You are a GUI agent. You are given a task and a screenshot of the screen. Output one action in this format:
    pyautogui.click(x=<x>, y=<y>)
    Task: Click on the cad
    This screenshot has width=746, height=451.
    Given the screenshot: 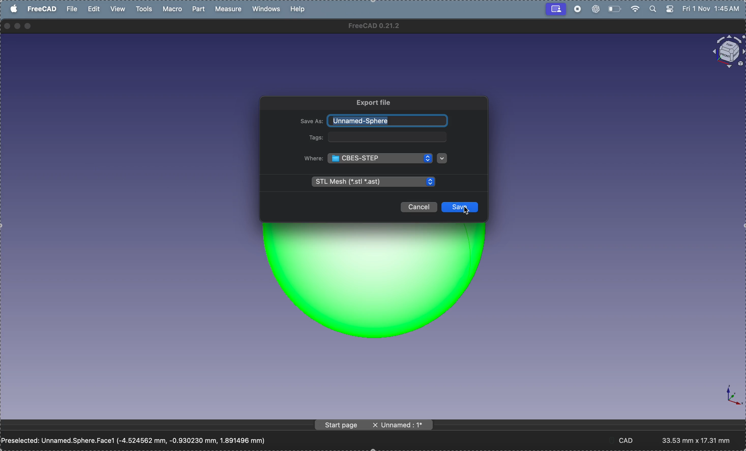 What is the action you would take?
    pyautogui.click(x=630, y=440)
    